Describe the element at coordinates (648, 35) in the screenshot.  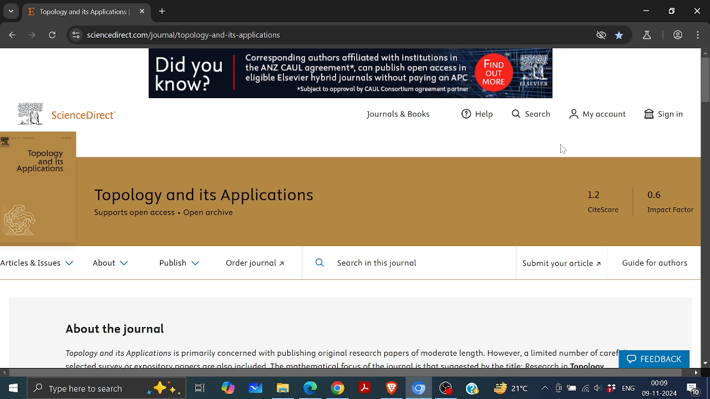
I see `Labs` at that location.